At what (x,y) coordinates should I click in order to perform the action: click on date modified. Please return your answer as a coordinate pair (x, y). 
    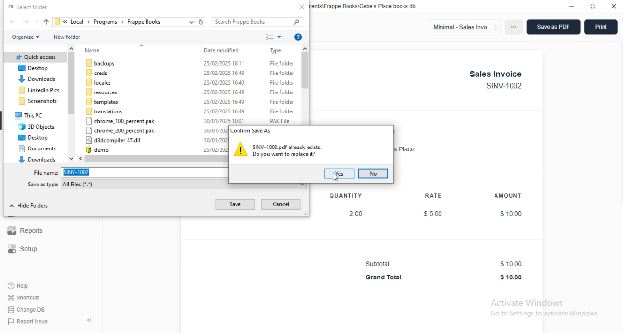
    Looking at the image, I should click on (221, 50).